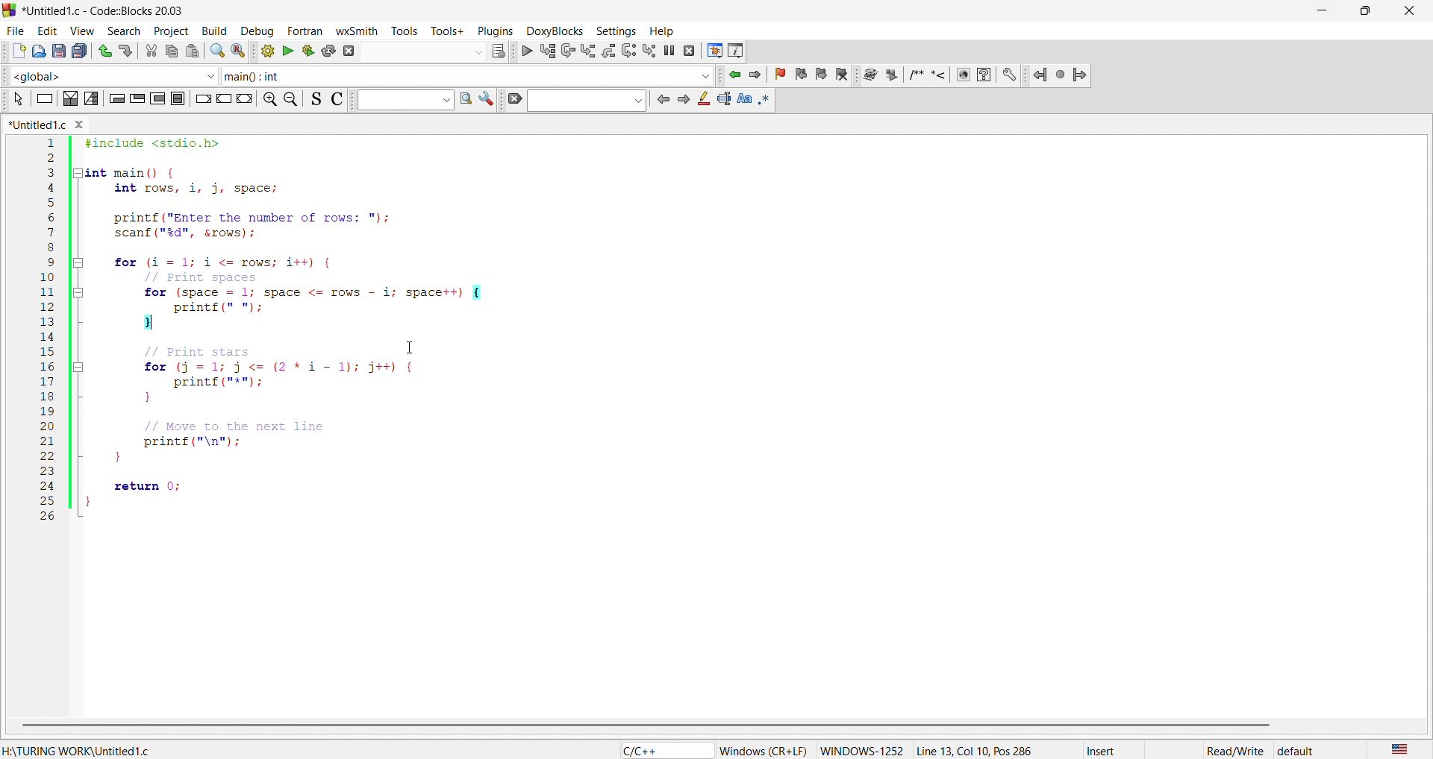  Describe the element at coordinates (402, 32) in the screenshot. I see `tools` at that location.